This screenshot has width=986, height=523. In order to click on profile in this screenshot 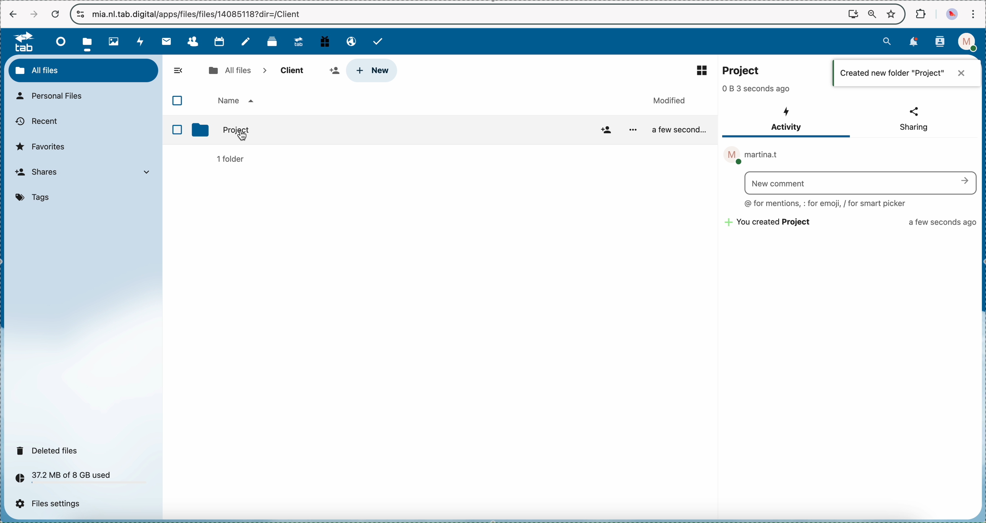, I will do `click(970, 42)`.